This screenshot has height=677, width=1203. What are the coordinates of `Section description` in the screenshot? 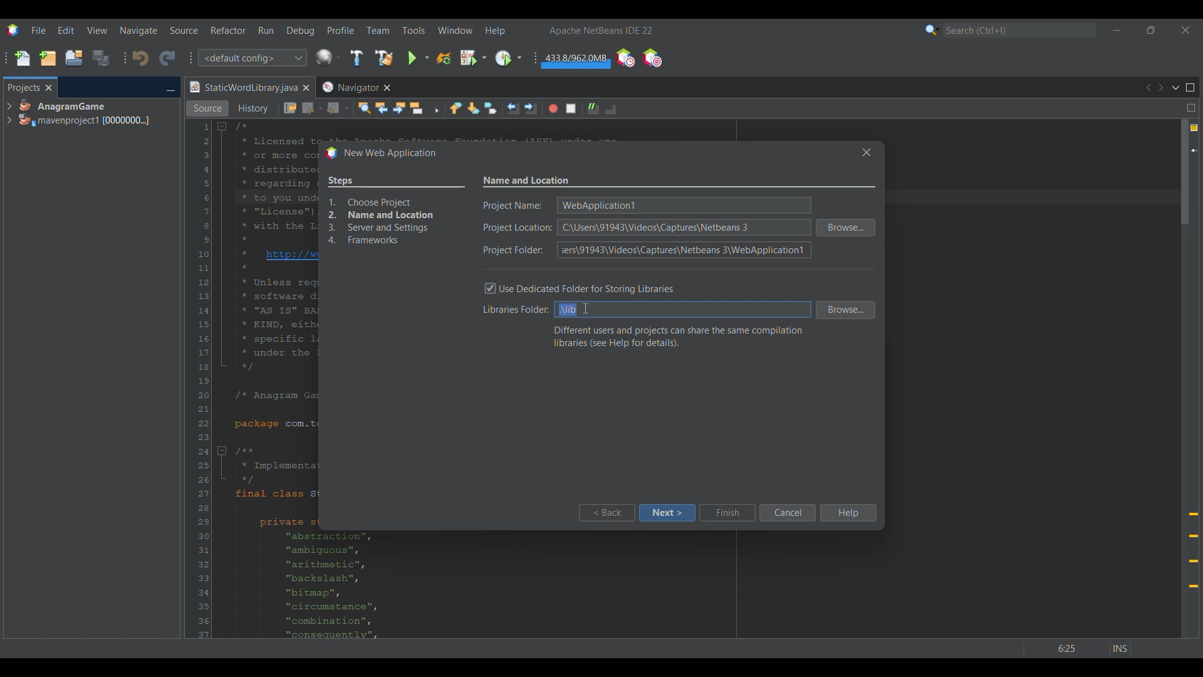 It's located at (678, 337).